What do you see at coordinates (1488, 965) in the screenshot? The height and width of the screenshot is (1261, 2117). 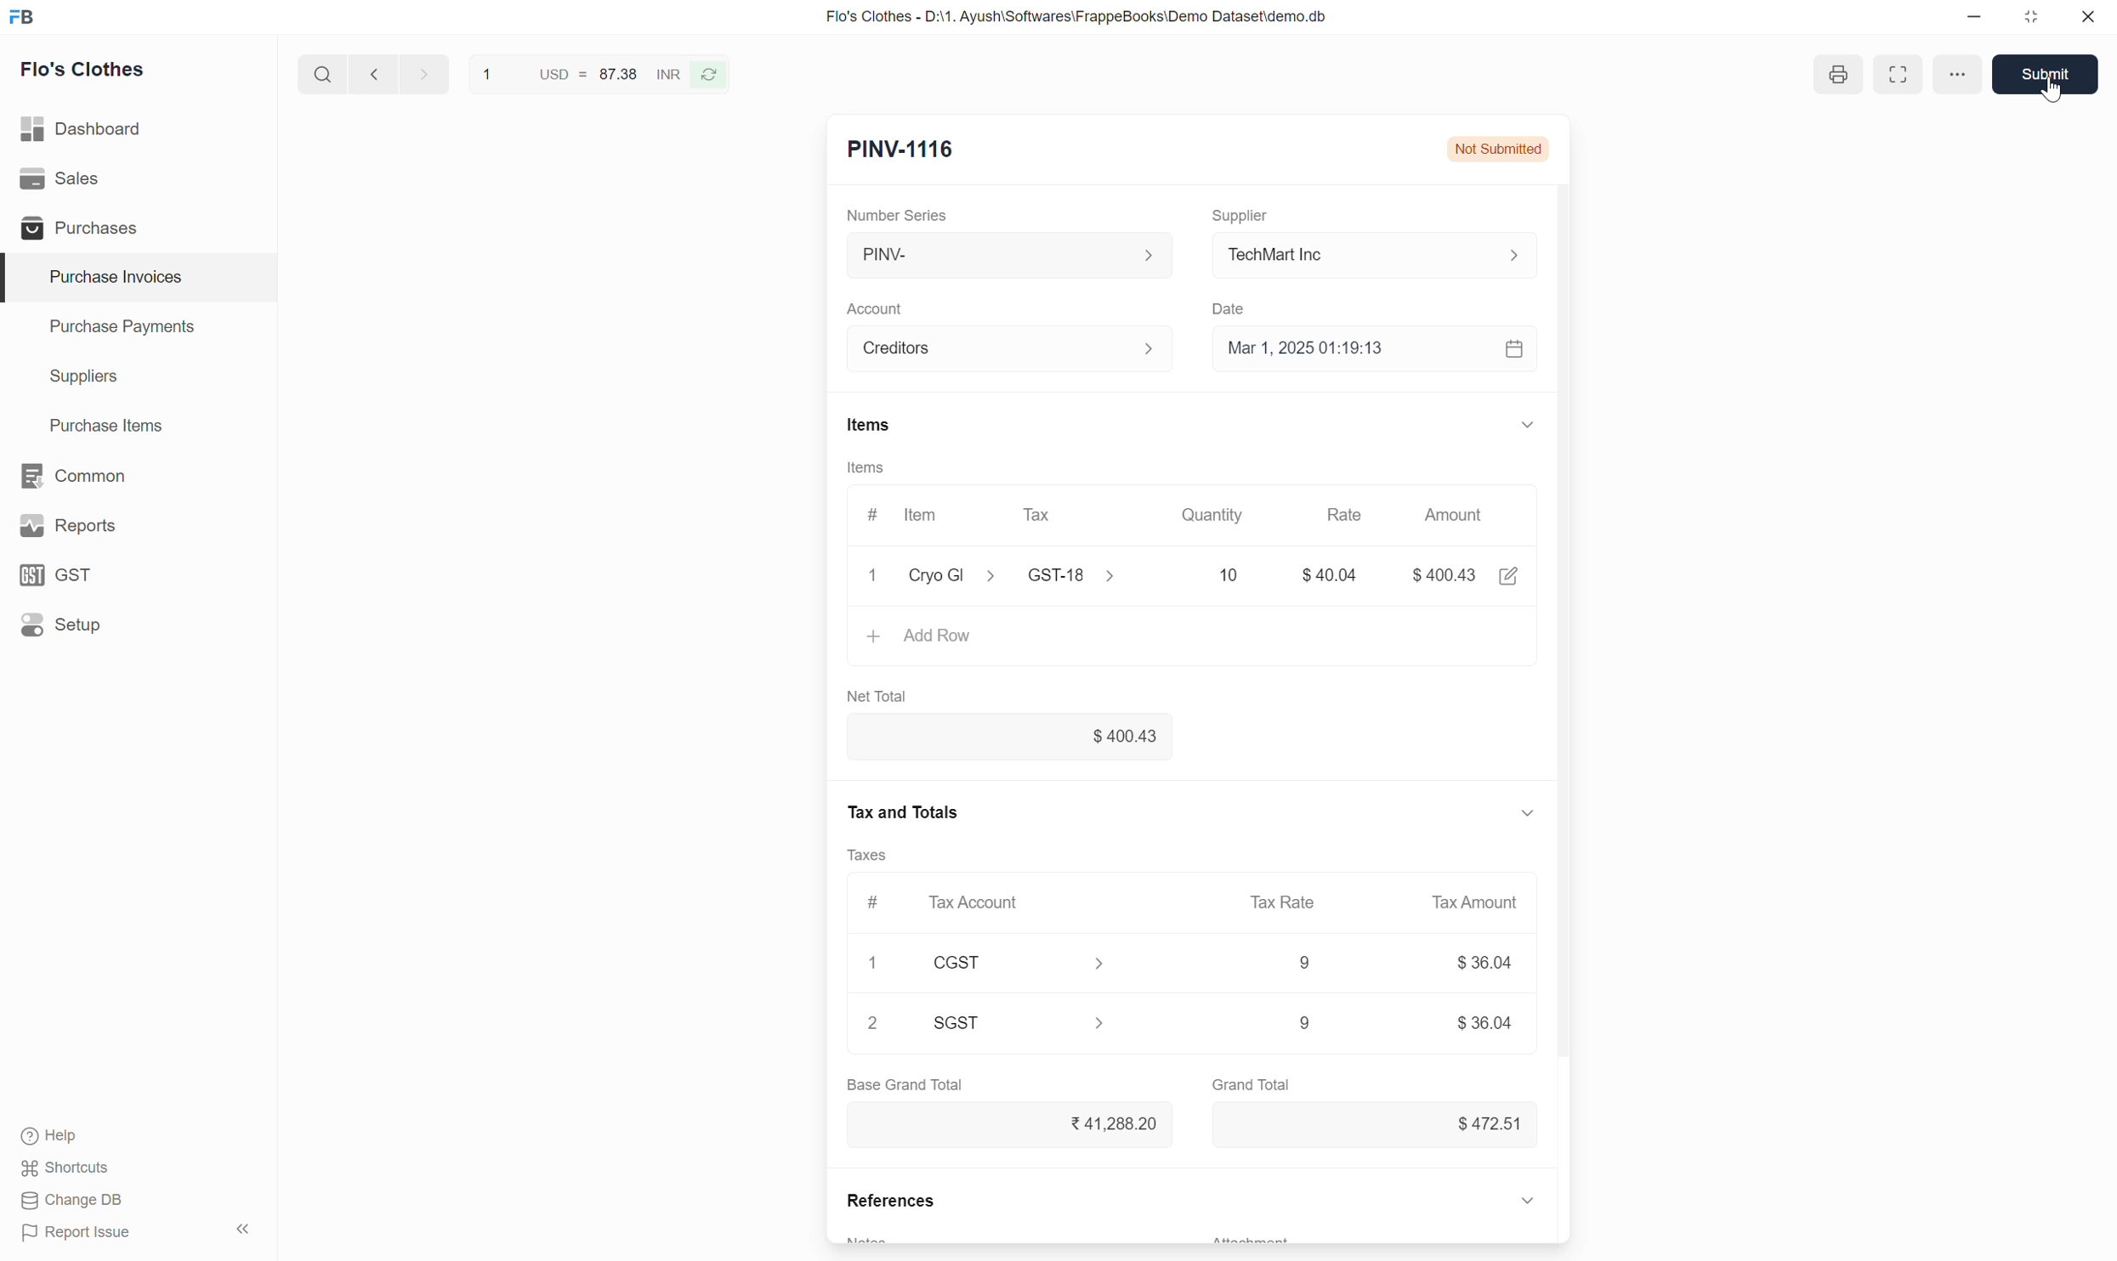 I see `$3.60` at bounding box center [1488, 965].